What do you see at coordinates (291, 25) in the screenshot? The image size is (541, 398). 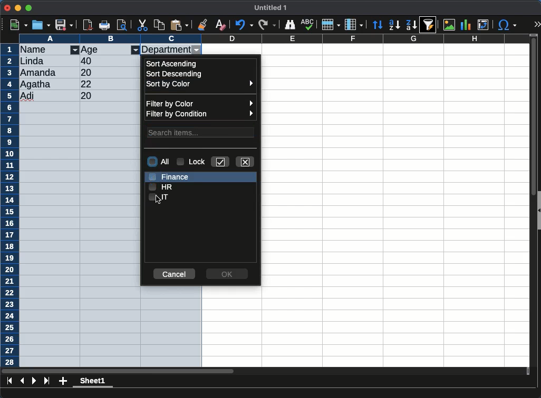 I see `finder` at bounding box center [291, 25].